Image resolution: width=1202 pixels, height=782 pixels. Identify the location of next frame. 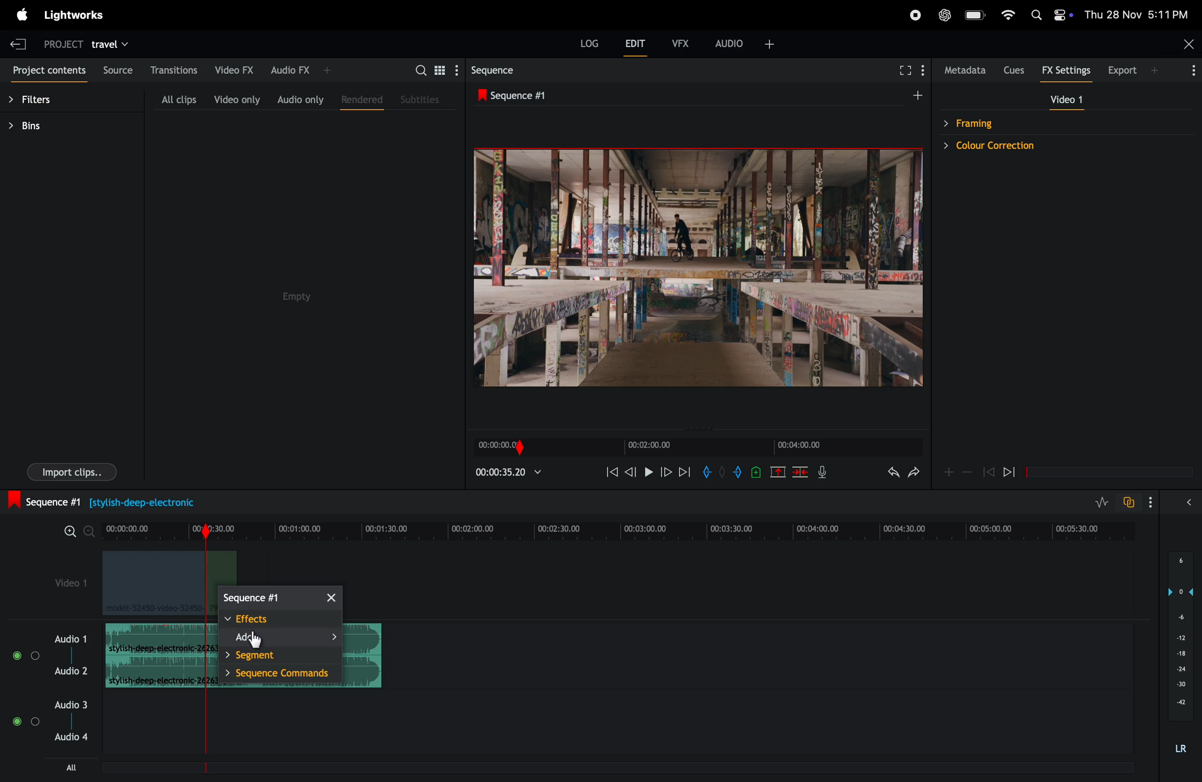
(667, 472).